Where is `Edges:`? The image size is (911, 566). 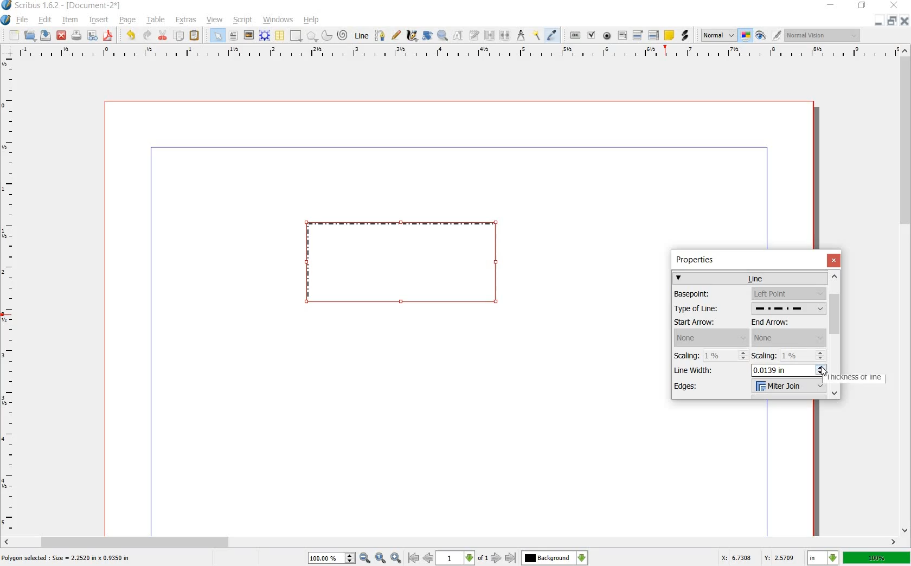 Edges: is located at coordinates (701, 388).